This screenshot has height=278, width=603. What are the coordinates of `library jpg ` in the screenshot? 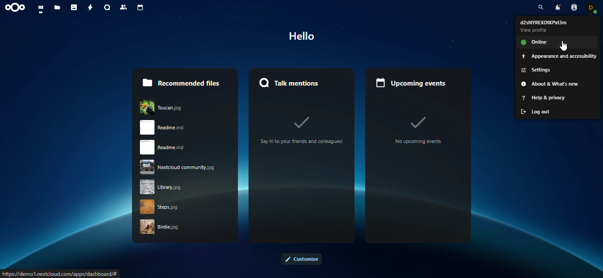 It's located at (177, 187).